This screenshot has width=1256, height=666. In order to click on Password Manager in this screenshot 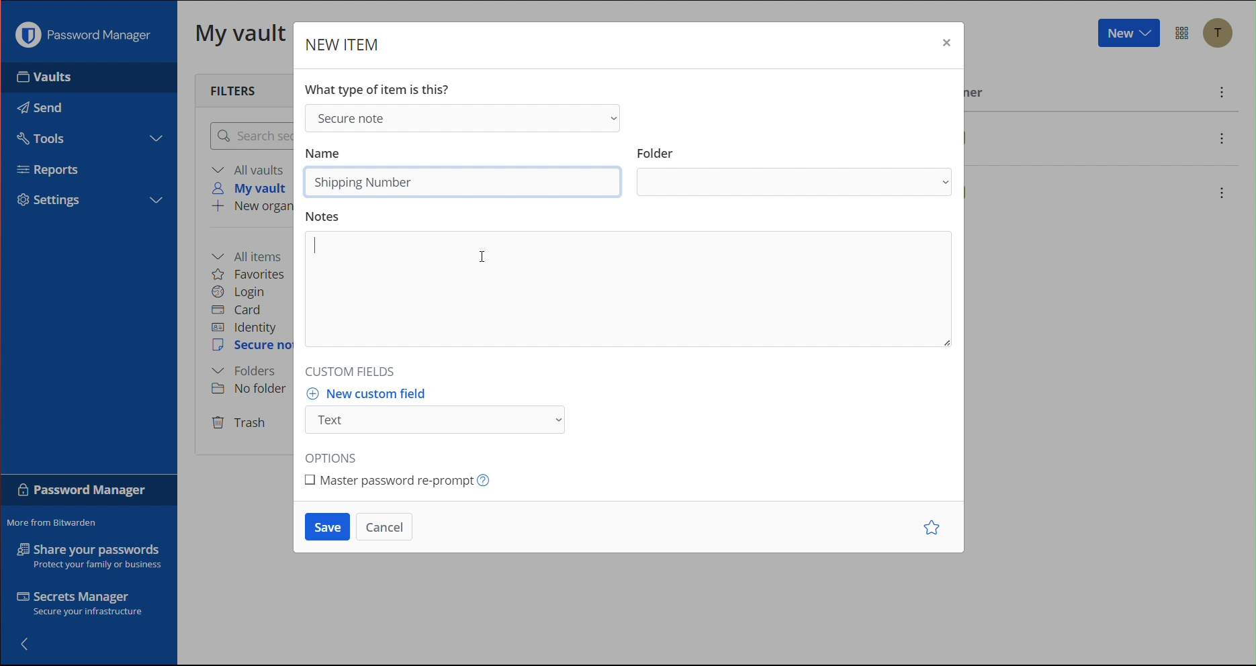, I will do `click(82, 38)`.